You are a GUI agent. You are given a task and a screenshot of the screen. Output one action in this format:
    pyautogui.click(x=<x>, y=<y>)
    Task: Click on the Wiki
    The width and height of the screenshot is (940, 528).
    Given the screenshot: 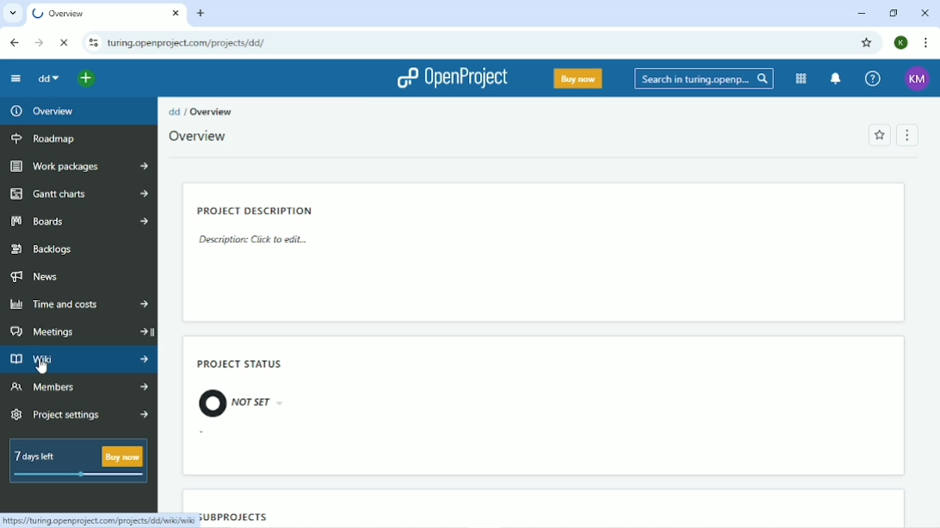 What is the action you would take?
    pyautogui.click(x=68, y=359)
    